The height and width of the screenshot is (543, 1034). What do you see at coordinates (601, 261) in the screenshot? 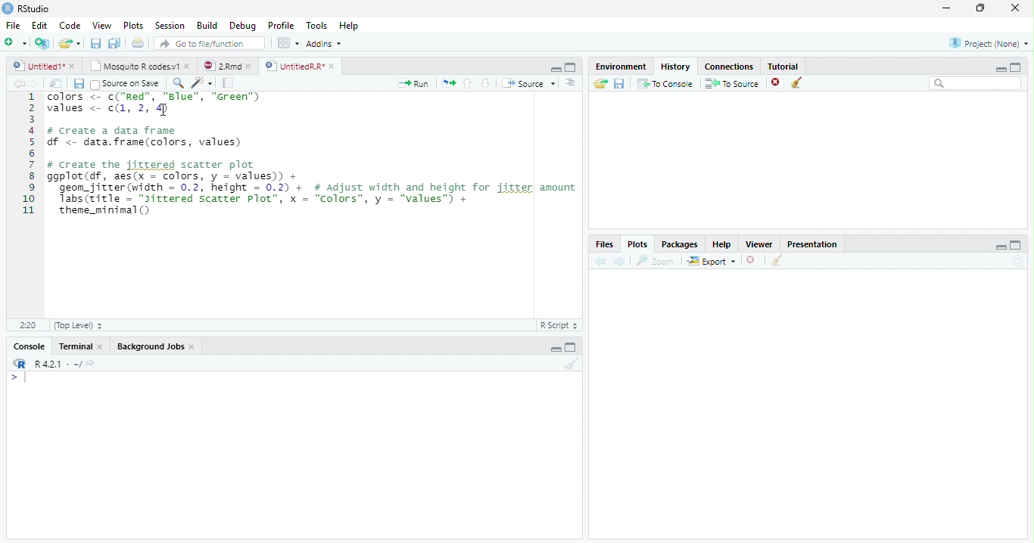
I see `Previous plot` at bounding box center [601, 261].